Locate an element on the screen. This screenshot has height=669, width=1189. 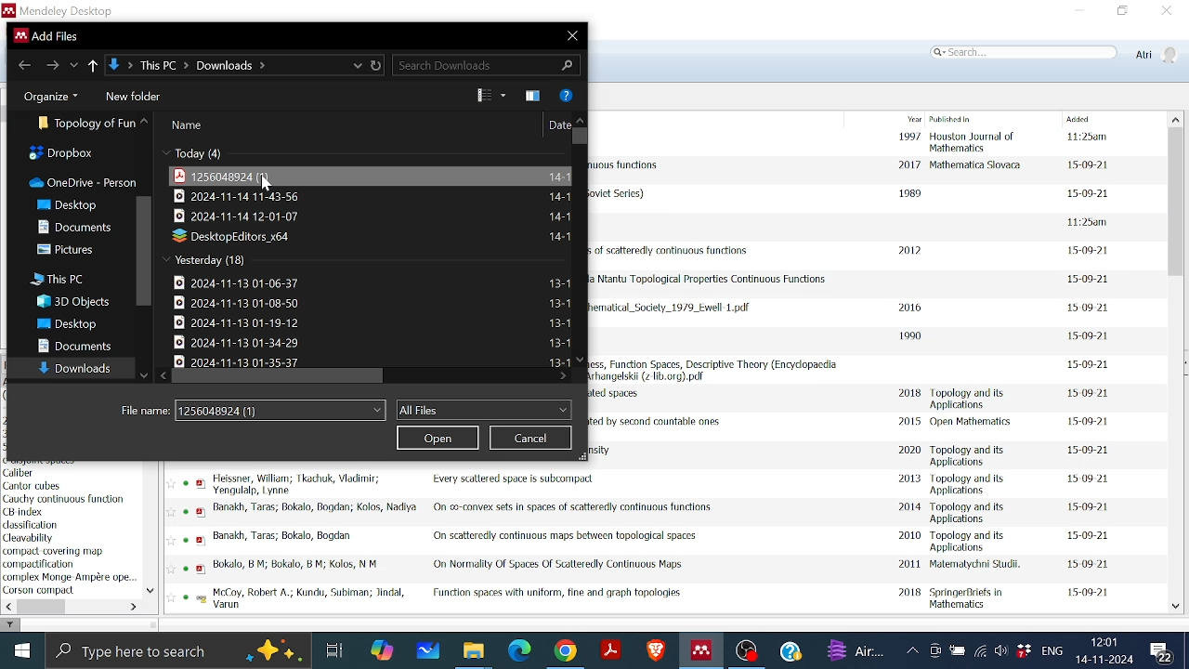
filter is located at coordinates (10, 625).